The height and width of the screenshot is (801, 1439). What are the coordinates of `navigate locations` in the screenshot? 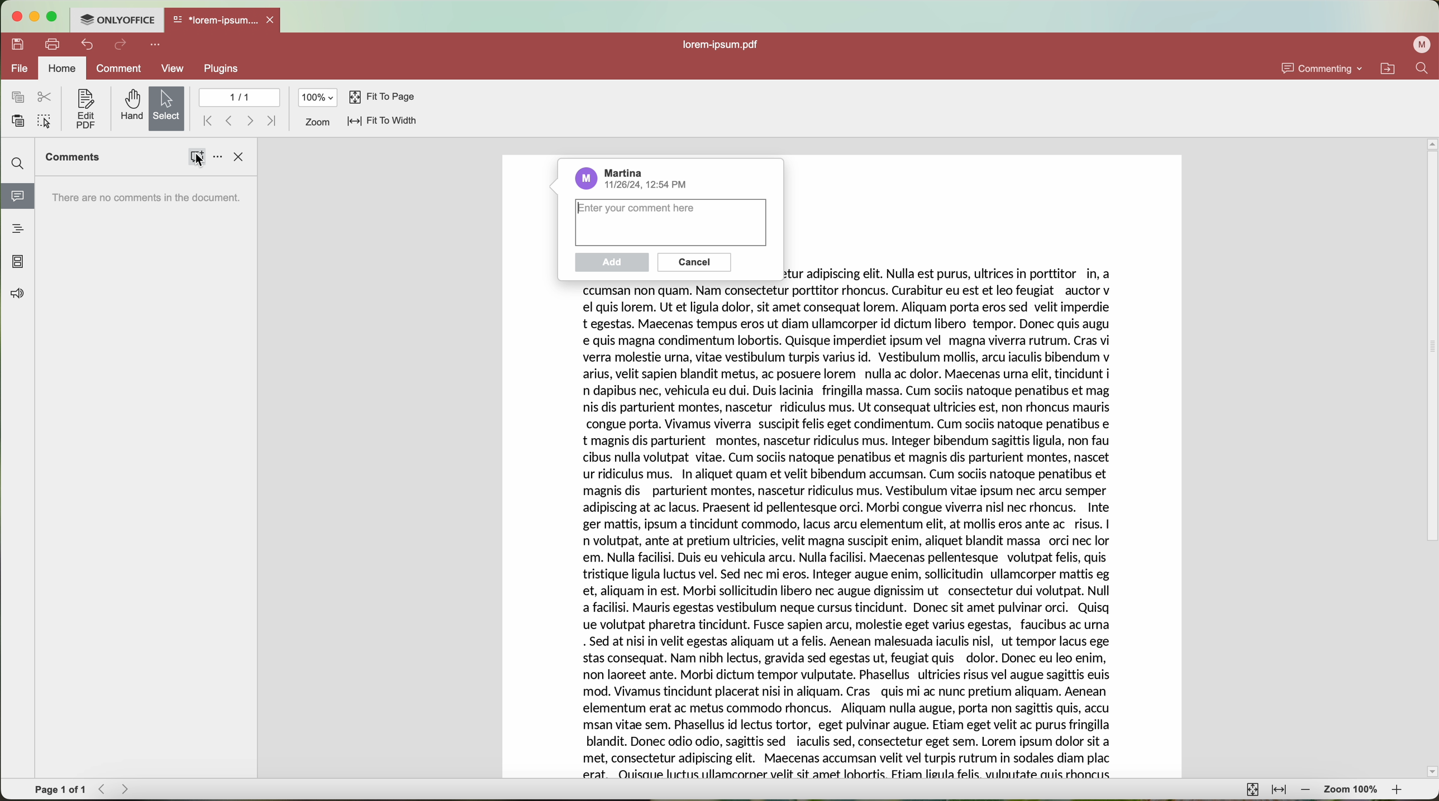 It's located at (1392, 68).